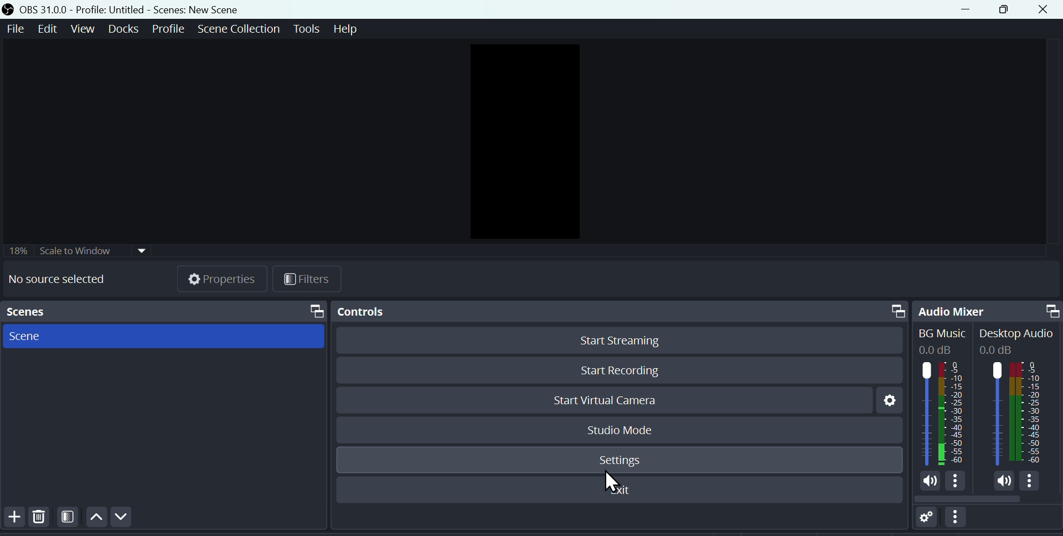 The image size is (1063, 536). What do you see at coordinates (14, 32) in the screenshot?
I see `file` at bounding box center [14, 32].